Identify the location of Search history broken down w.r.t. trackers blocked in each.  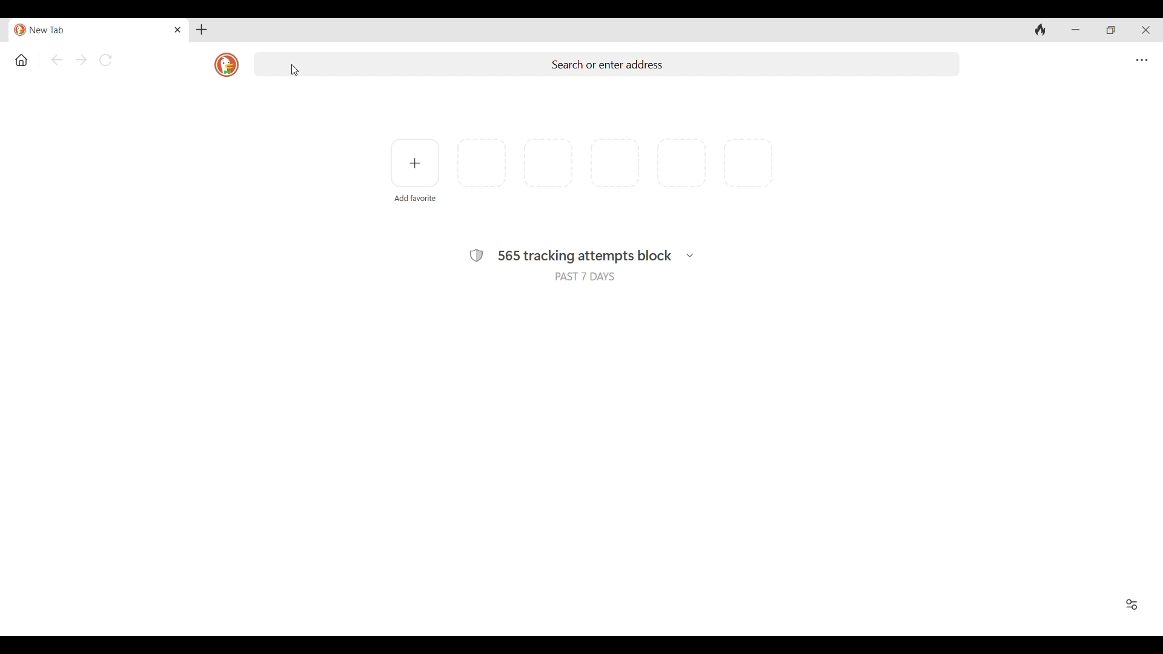
(690, 256).